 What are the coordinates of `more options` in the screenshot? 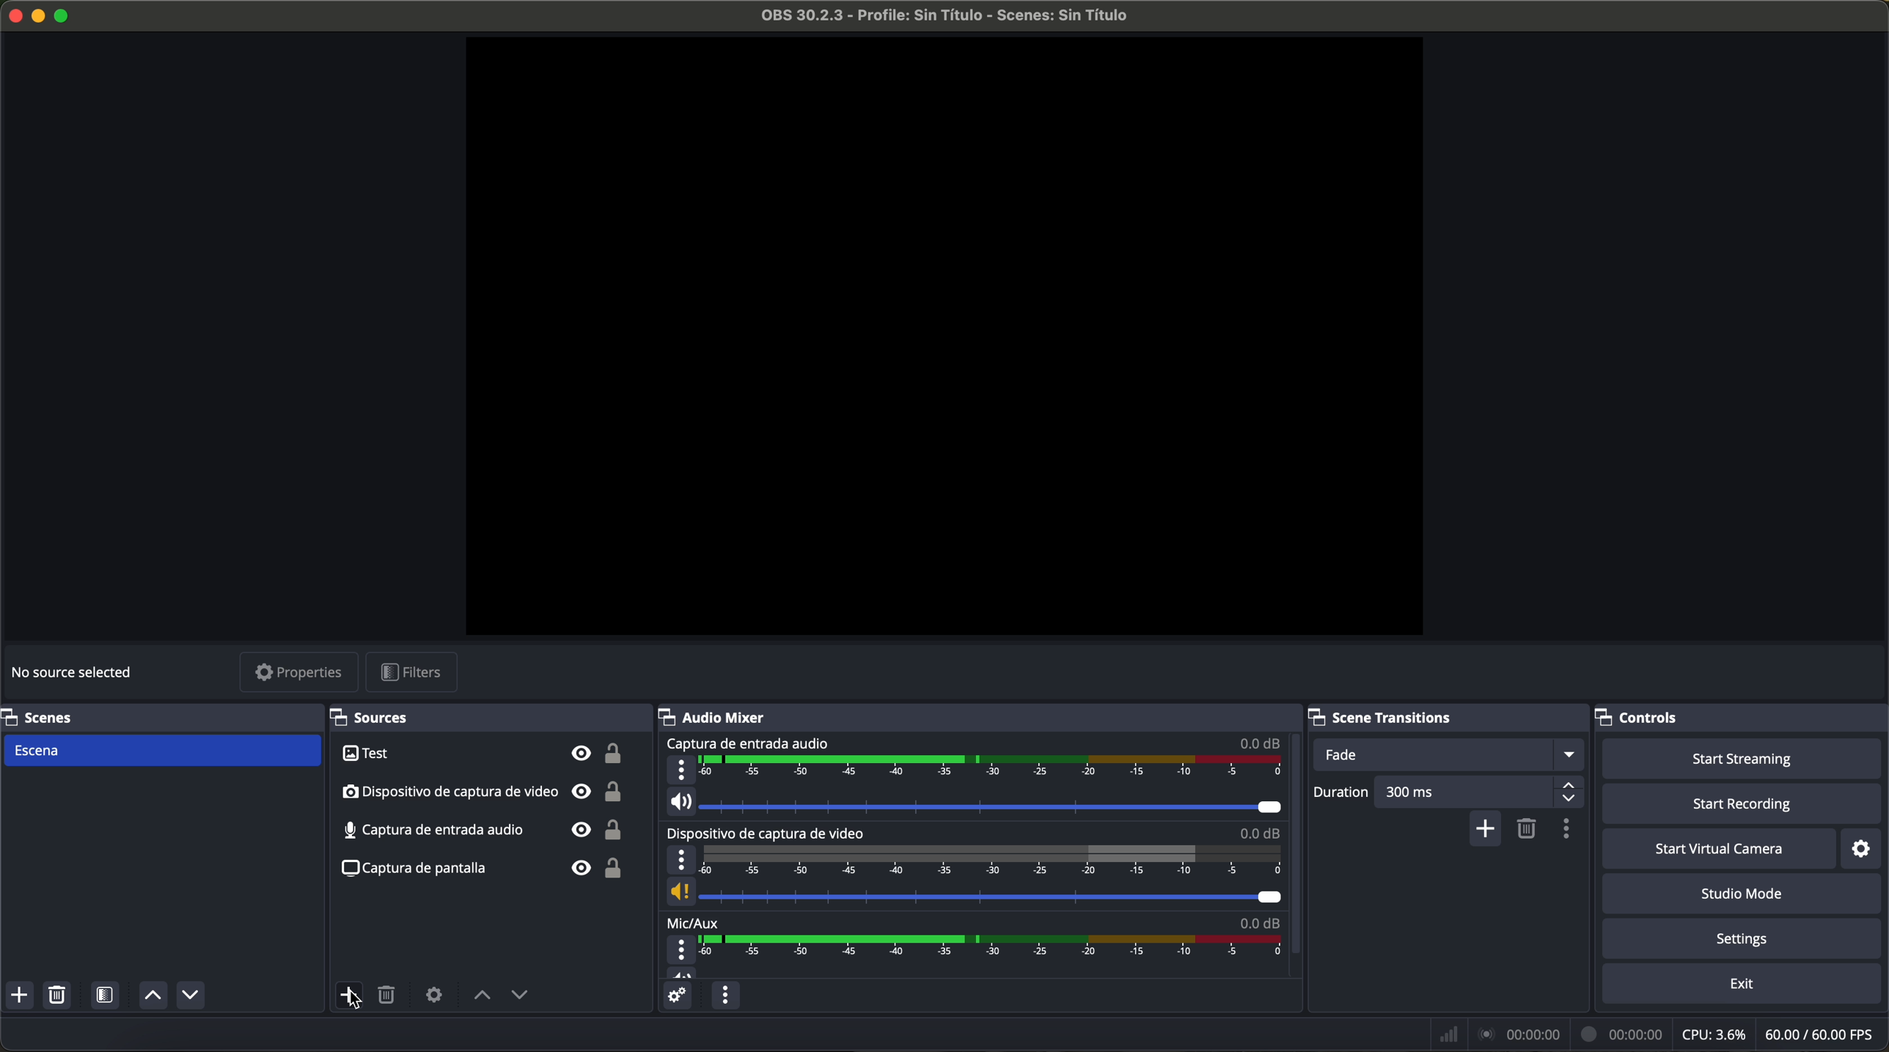 It's located at (679, 770).